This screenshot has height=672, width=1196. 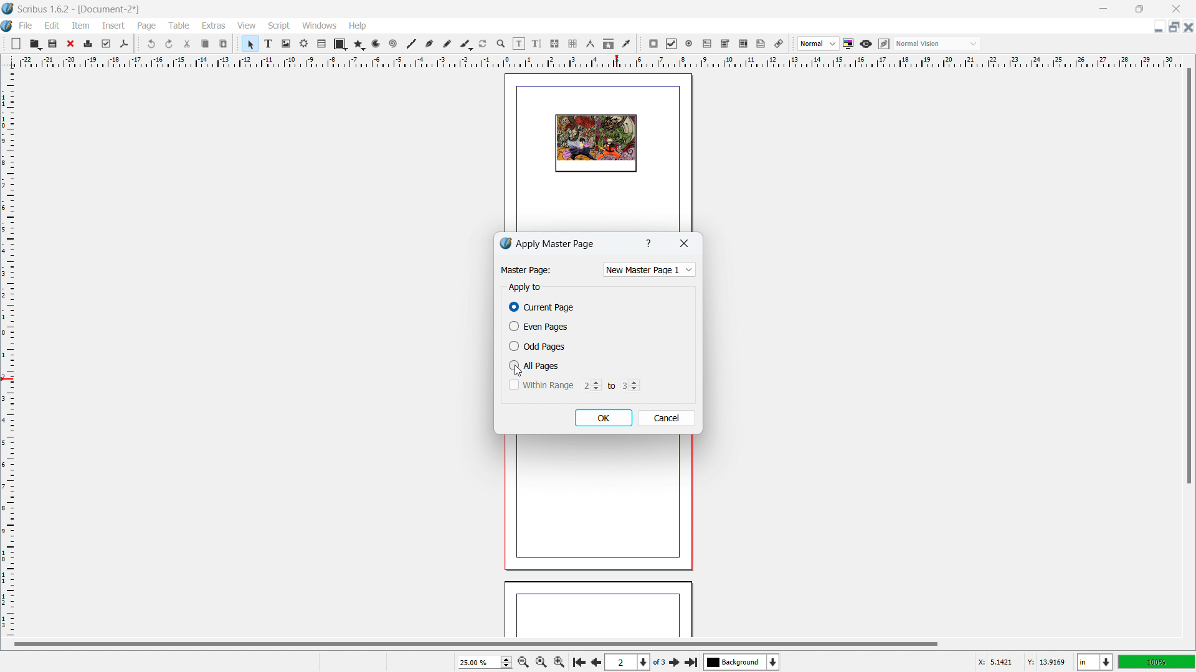 What do you see at coordinates (610, 384) in the screenshot?
I see `to` at bounding box center [610, 384].